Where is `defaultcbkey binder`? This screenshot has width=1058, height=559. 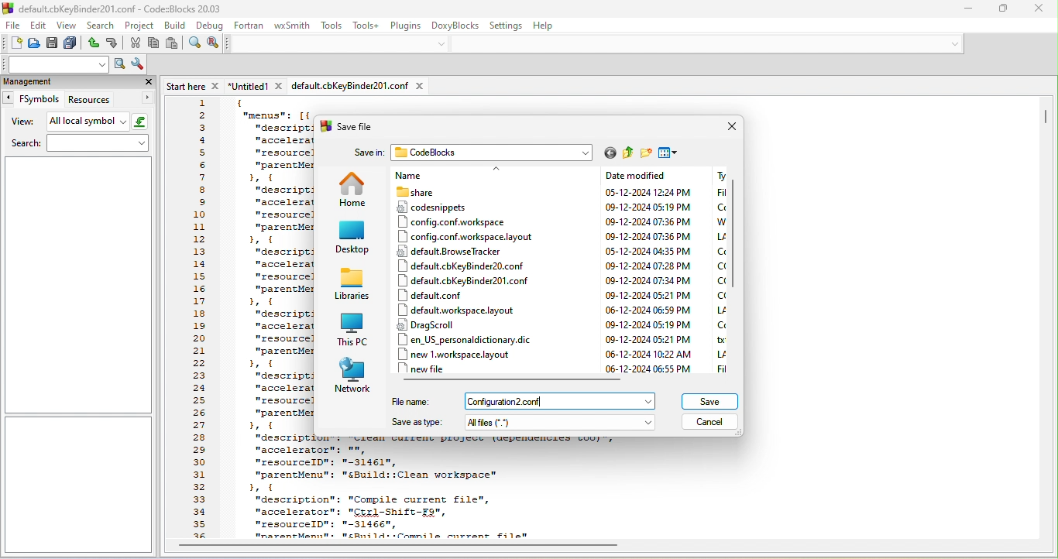 defaultcbkey binder is located at coordinates (358, 86).